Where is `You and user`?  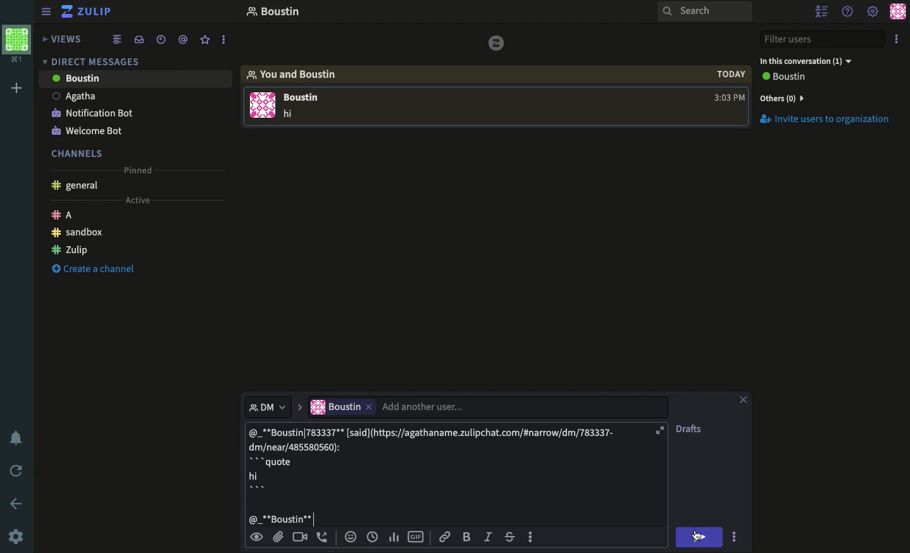 You and user is located at coordinates (297, 74).